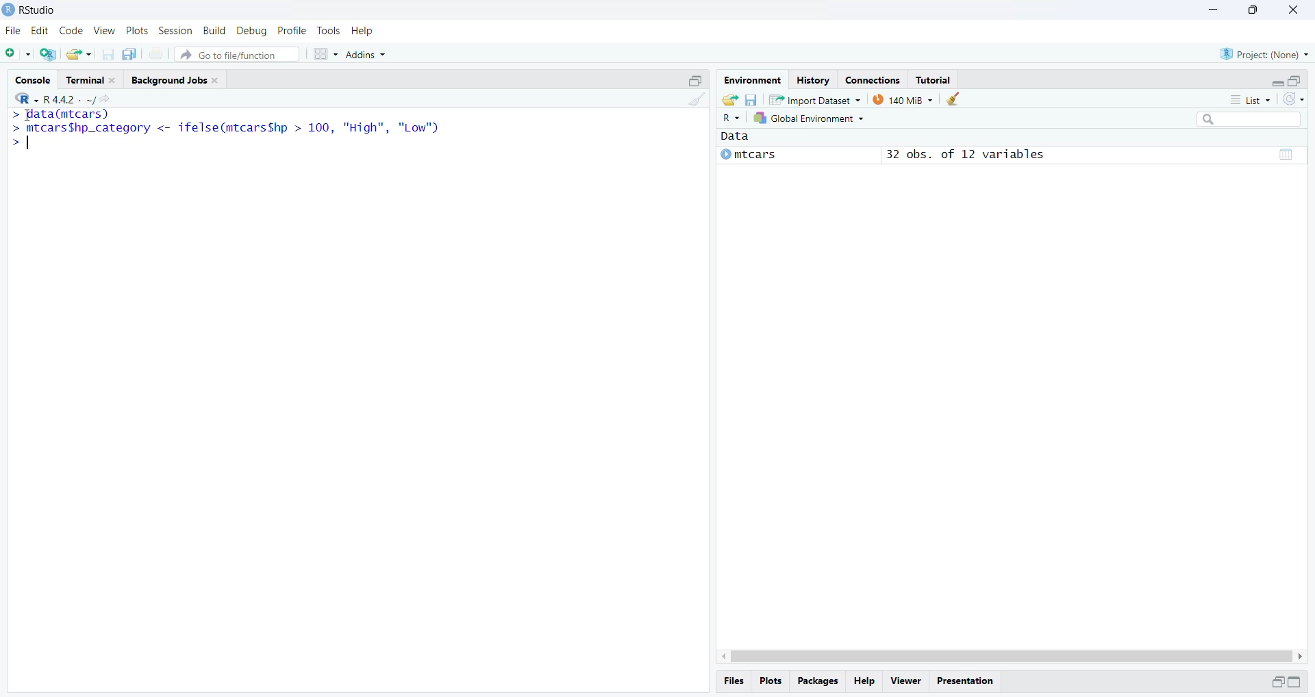 Image resolution: width=1315 pixels, height=697 pixels. Describe the element at coordinates (694, 107) in the screenshot. I see `Clear console (Ctrl +L)` at that location.